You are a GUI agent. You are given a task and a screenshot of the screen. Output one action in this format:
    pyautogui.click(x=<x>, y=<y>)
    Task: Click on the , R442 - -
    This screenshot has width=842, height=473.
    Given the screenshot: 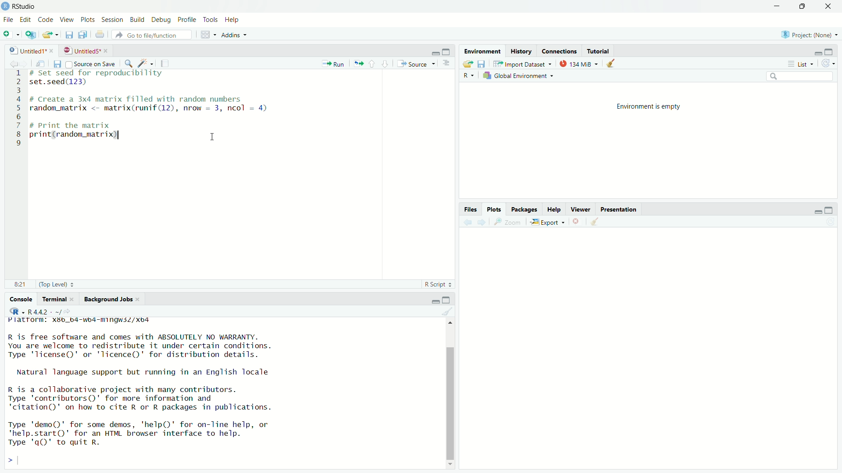 What is the action you would take?
    pyautogui.click(x=45, y=311)
    